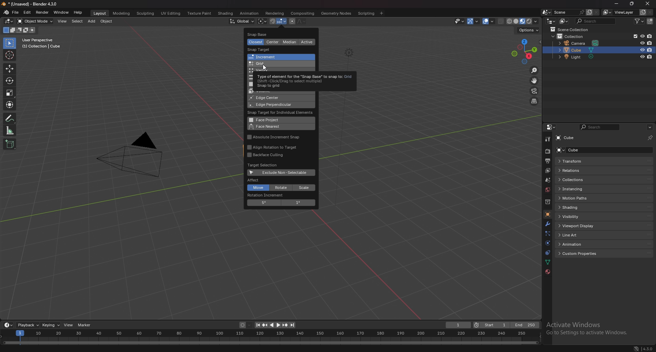  Describe the element at coordinates (100, 13) in the screenshot. I see `layout` at that location.